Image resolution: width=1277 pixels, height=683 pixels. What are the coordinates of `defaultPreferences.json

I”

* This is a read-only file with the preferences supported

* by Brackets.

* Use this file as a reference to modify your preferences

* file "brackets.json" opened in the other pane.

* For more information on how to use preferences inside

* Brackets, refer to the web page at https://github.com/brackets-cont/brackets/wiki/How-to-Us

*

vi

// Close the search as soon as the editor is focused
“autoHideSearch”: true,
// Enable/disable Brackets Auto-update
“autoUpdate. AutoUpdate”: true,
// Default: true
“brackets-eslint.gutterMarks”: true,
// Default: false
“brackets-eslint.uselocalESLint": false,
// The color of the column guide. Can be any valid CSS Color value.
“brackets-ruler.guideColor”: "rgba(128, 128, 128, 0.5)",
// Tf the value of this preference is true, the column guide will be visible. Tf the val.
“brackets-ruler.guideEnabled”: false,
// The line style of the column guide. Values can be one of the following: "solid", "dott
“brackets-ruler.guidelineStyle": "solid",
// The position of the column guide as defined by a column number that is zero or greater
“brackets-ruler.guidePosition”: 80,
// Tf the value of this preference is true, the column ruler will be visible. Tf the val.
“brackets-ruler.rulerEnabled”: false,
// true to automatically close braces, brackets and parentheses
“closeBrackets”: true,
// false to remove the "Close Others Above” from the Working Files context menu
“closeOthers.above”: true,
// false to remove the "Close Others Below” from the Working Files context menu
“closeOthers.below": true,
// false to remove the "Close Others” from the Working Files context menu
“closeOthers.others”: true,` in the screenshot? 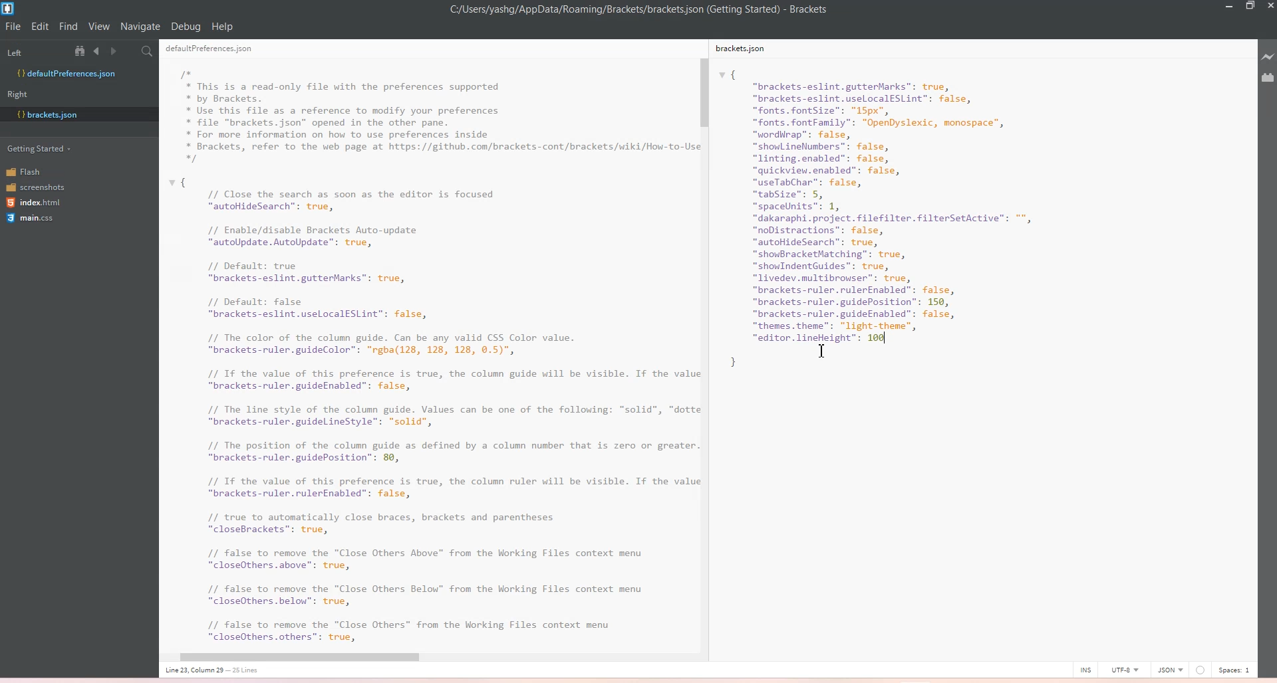 It's located at (429, 356).